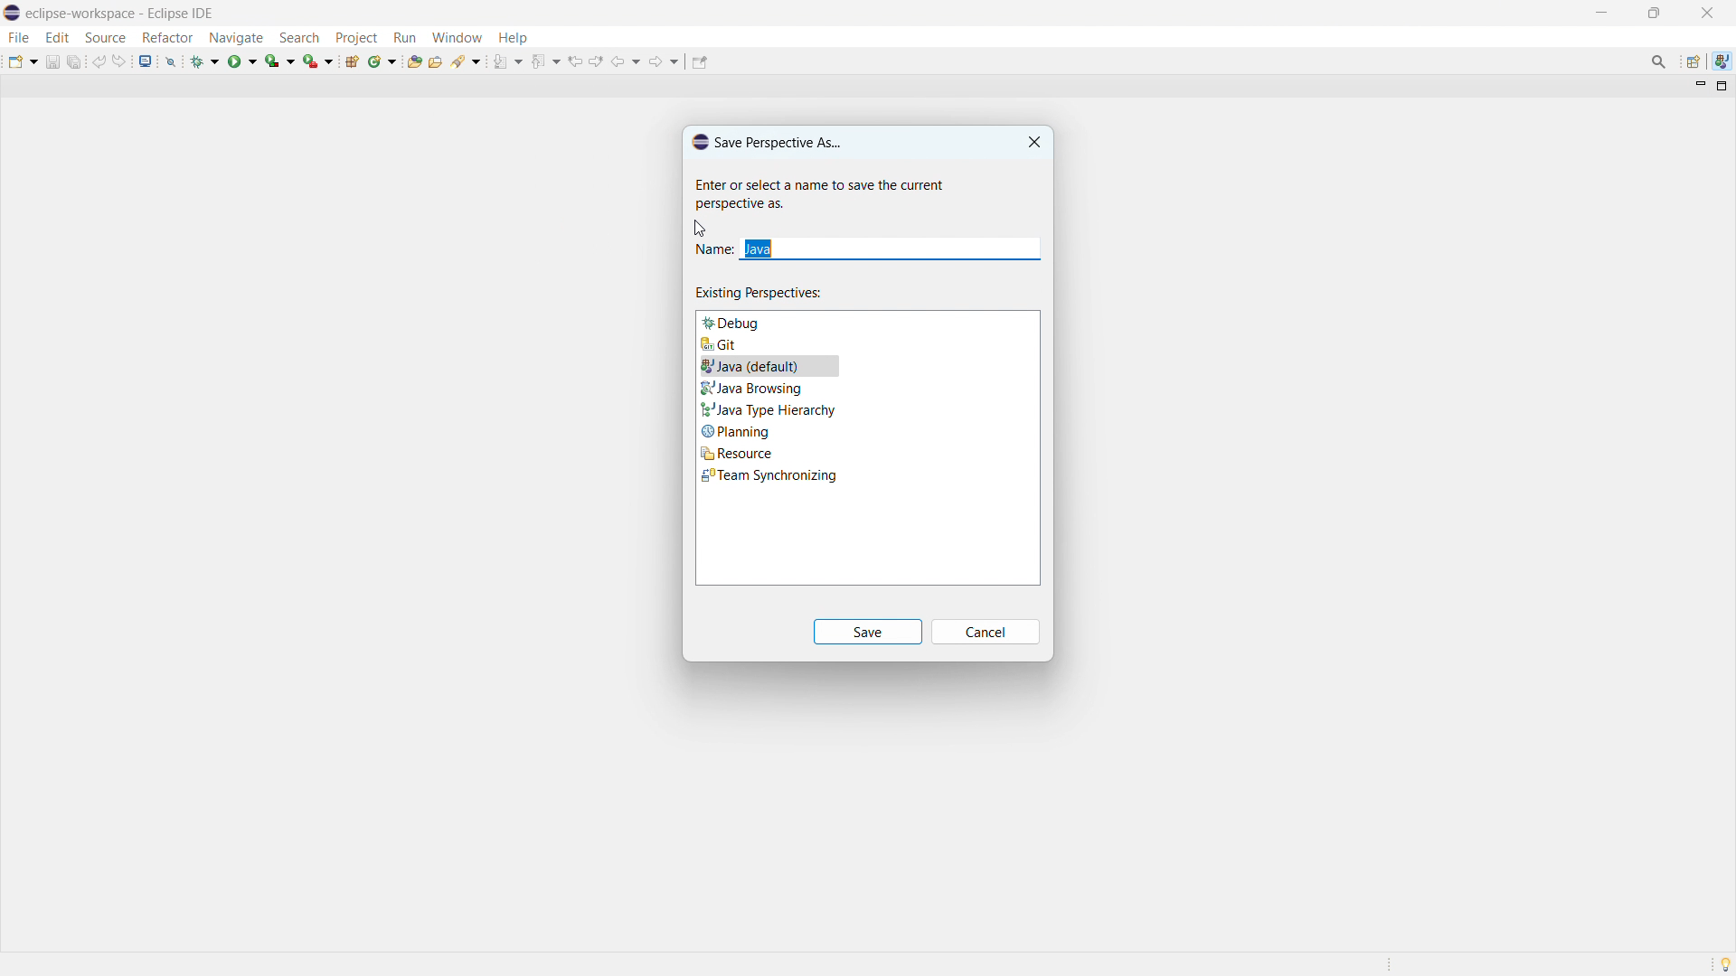 This screenshot has height=976, width=1736. What do you see at coordinates (544, 61) in the screenshot?
I see `previous annotation` at bounding box center [544, 61].